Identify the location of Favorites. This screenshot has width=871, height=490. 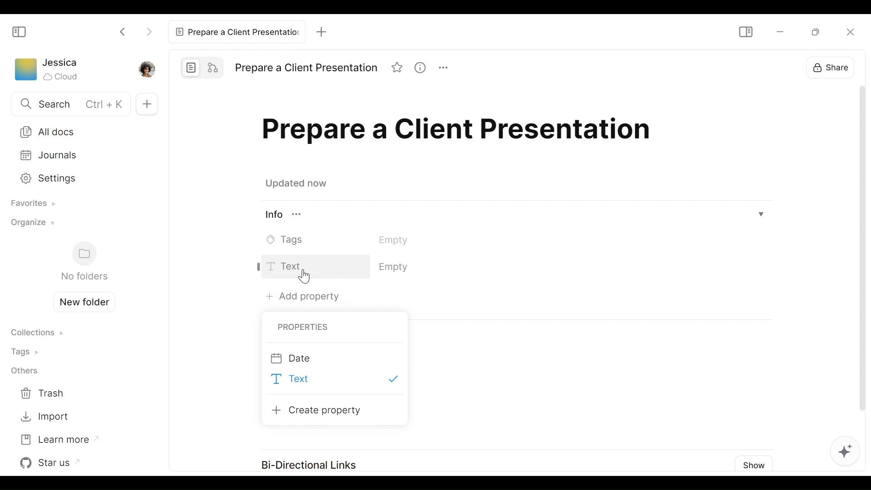
(30, 204).